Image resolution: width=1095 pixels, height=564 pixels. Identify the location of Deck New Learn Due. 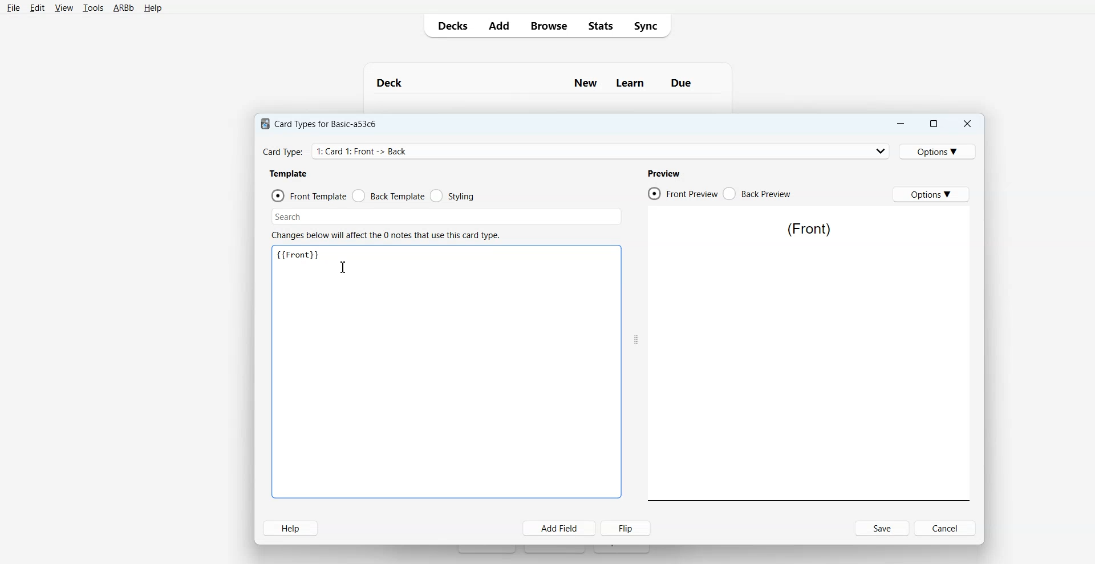
(540, 83).